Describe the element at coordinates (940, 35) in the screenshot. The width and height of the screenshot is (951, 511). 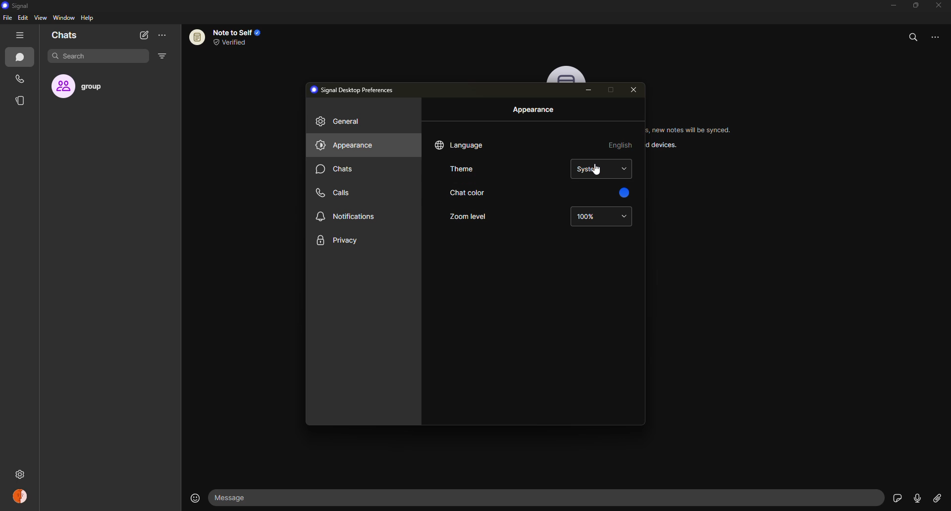
I see `more` at that location.